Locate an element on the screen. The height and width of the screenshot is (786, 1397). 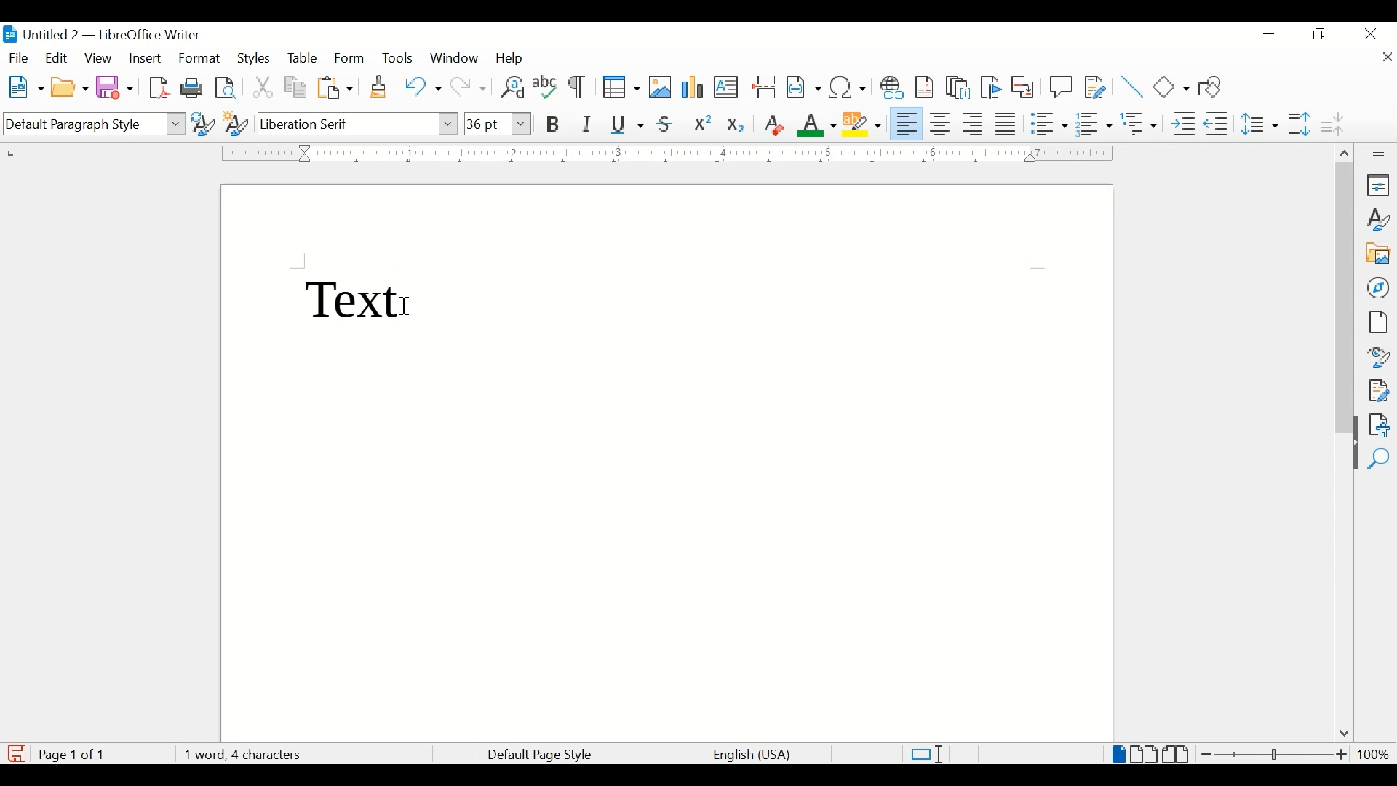
format is located at coordinates (200, 59).